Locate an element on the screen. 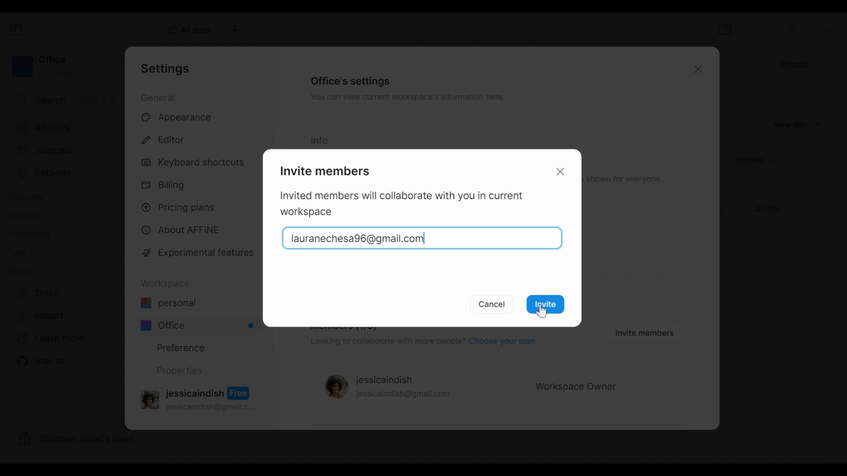 This screenshot has width=847, height=476. Pricing plans is located at coordinates (182, 207).